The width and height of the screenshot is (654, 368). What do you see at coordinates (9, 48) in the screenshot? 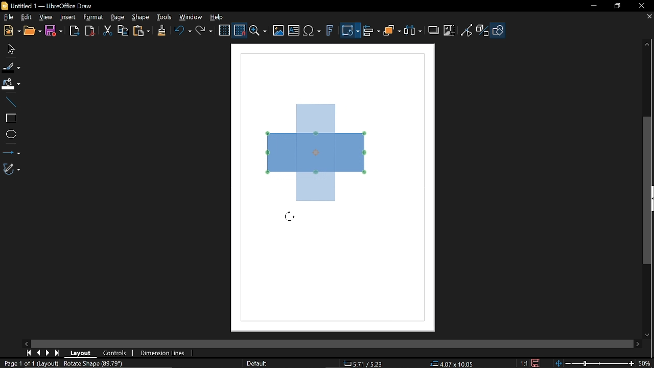
I see `Move` at bounding box center [9, 48].